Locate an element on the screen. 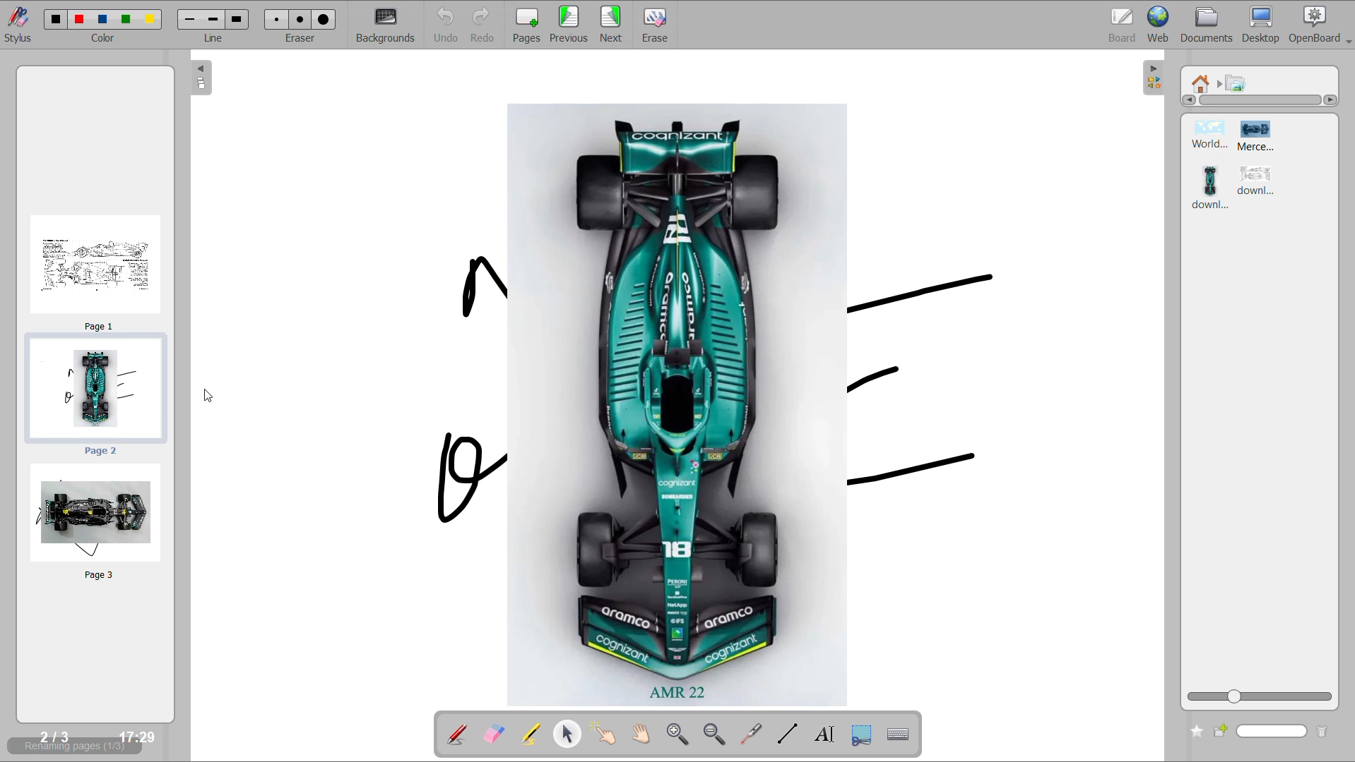 Image resolution: width=1355 pixels, height=762 pixels. pictures is located at coordinates (1238, 84).